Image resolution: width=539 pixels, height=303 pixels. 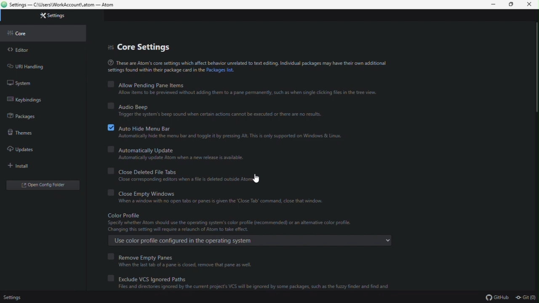 What do you see at coordinates (33, 81) in the screenshot?
I see `System` at bounding box center [33, 81].